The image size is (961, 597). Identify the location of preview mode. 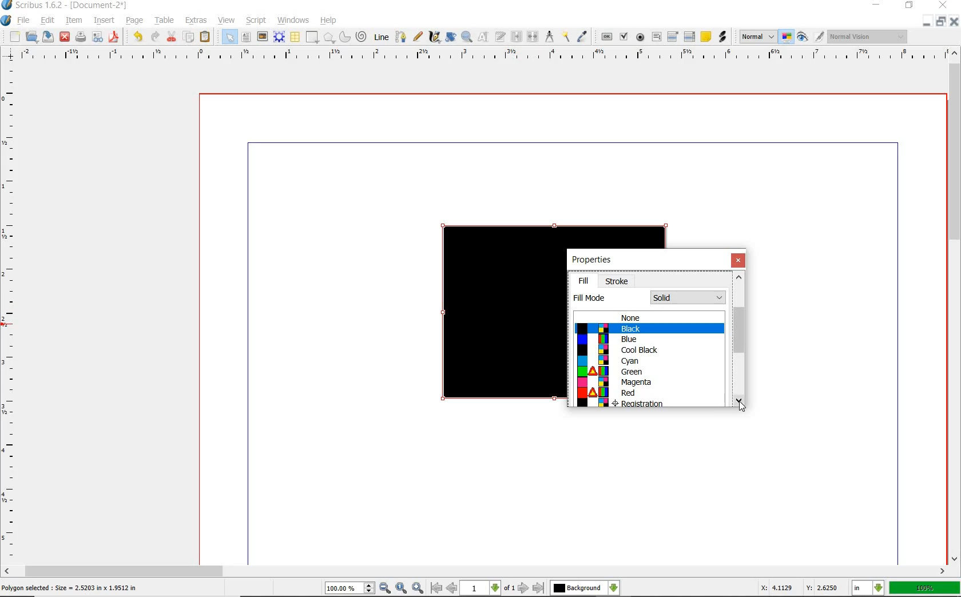
(803, 38).